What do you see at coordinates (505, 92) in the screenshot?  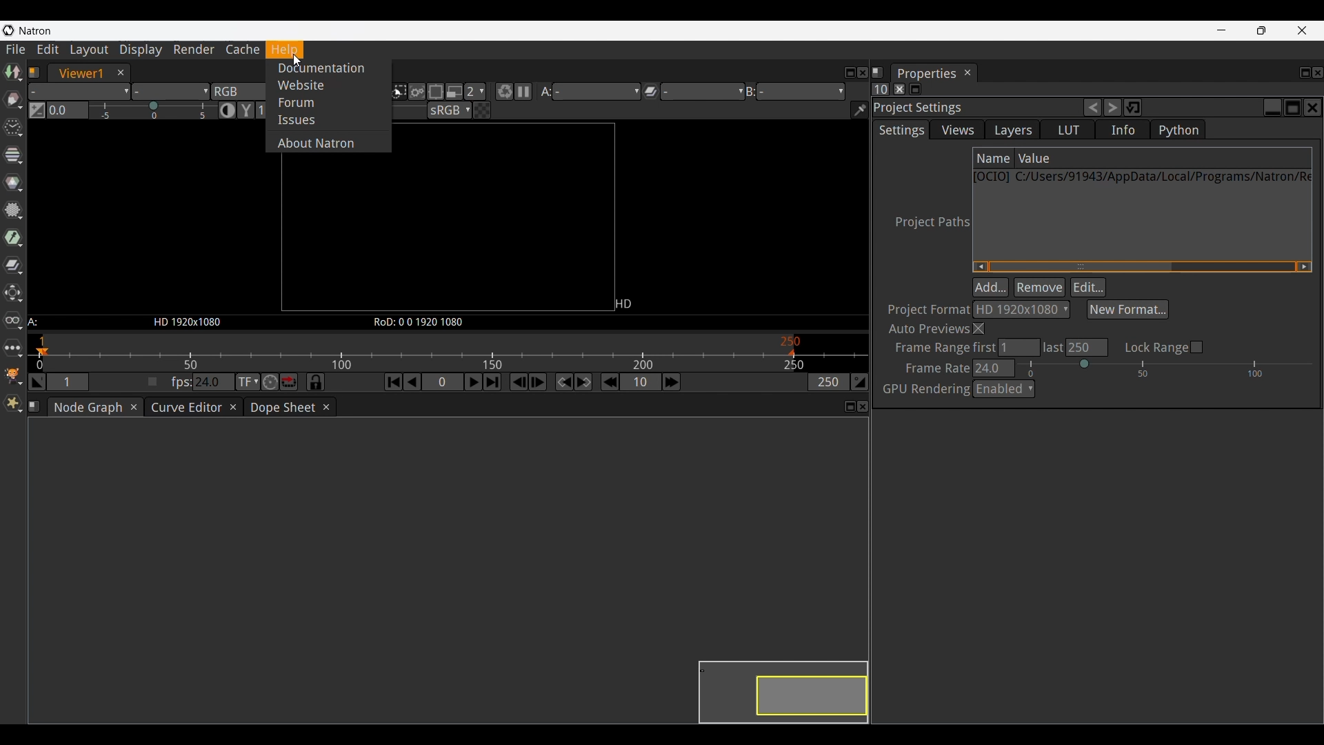 I see `Forces a new render of the current frame` at bounding box center [505, 92].